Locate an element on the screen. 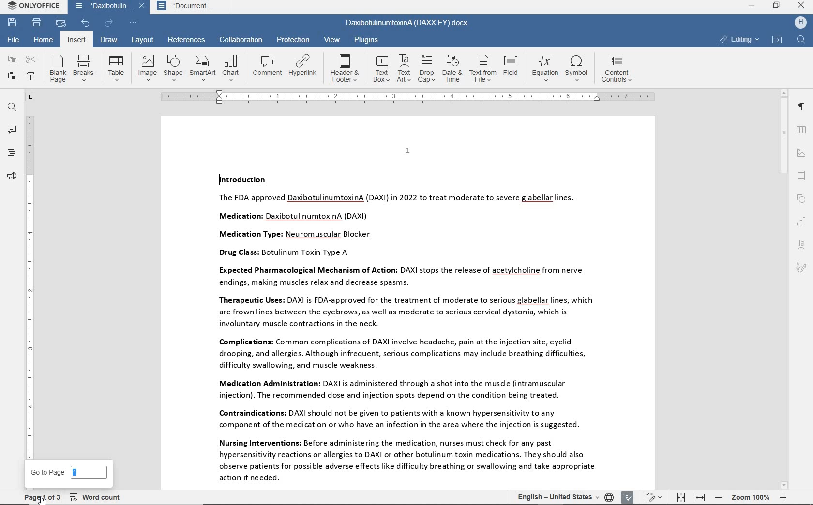 The image size is (813, 505). table is located at coordinates (802, 131).